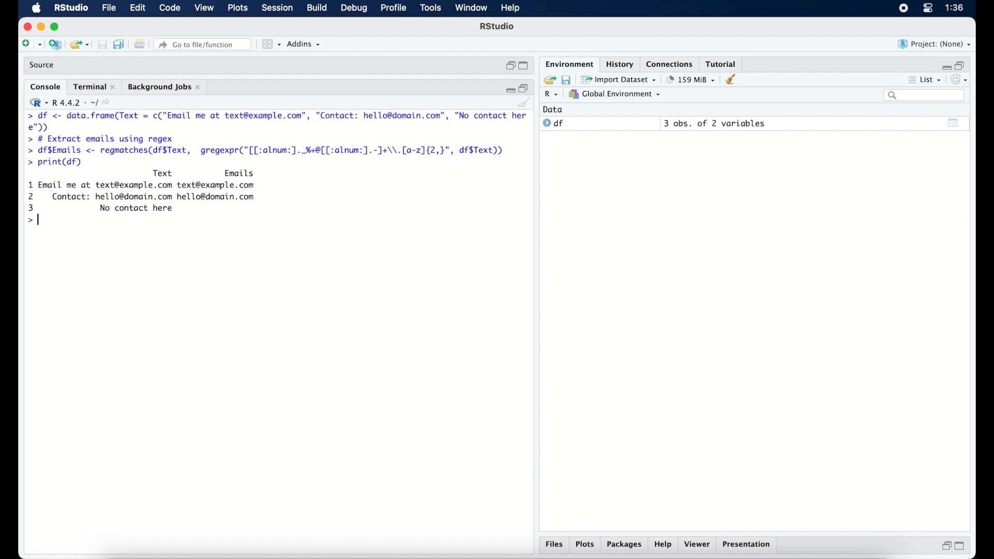 This screenshot has height=559, width=994. Describe the element at coordinates (55, 44) in the screenshot. I see `create new project` at that location.